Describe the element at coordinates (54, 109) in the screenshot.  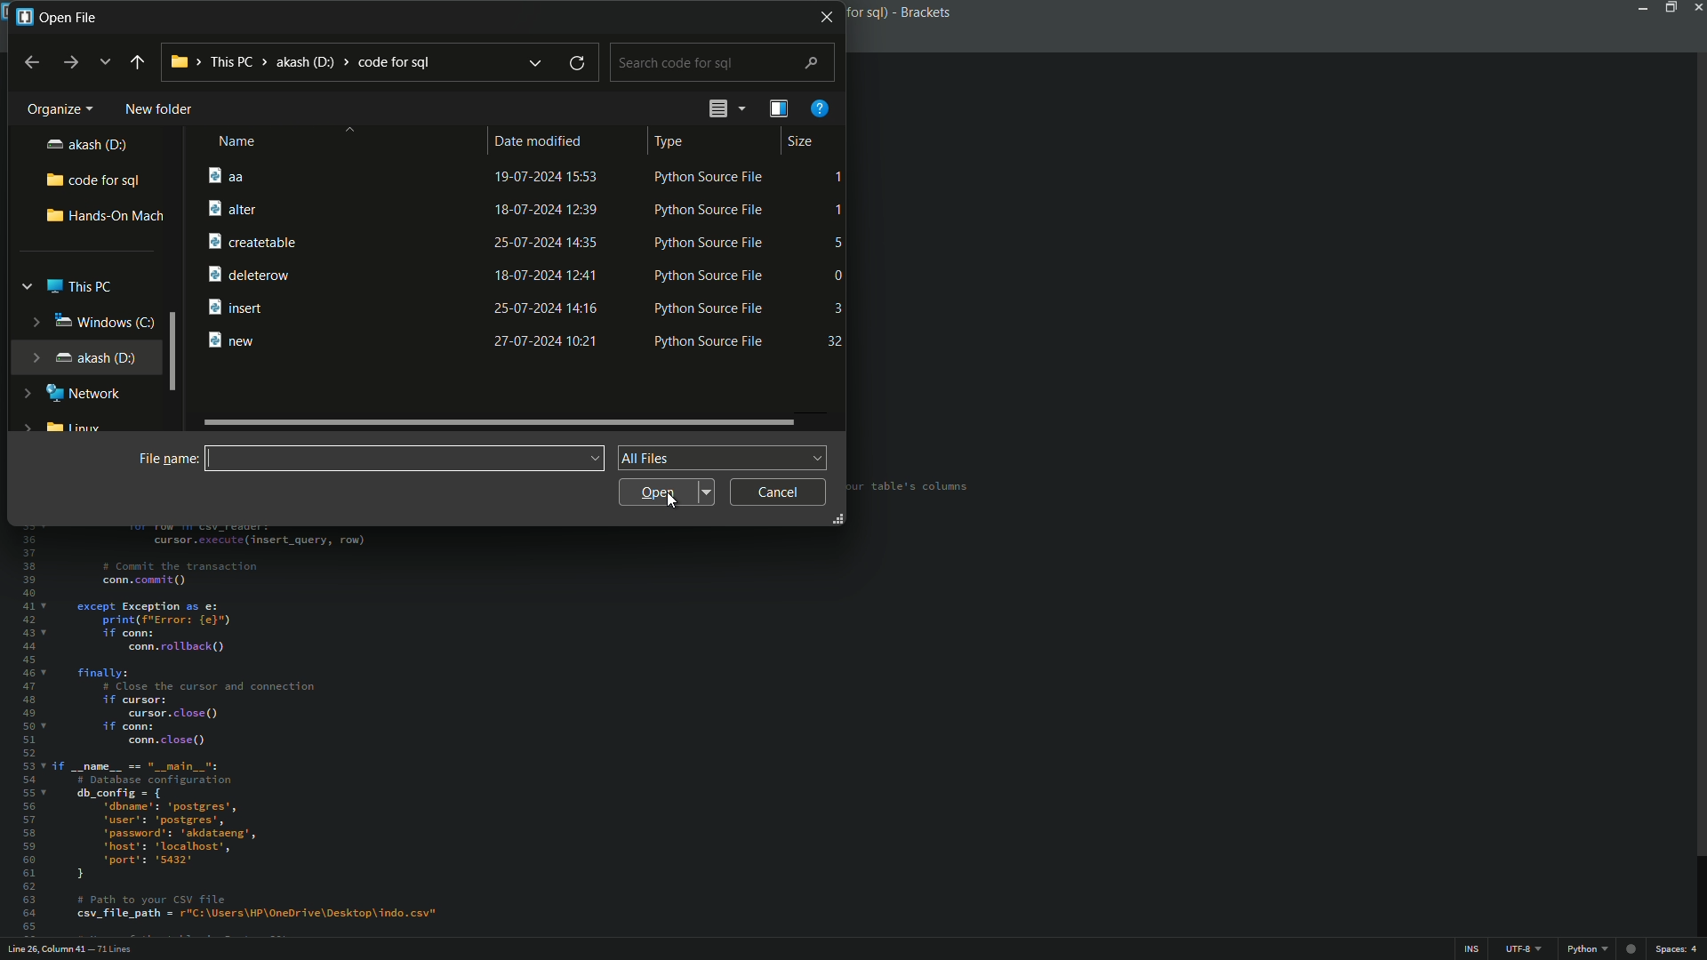
I see `organize` at that location.